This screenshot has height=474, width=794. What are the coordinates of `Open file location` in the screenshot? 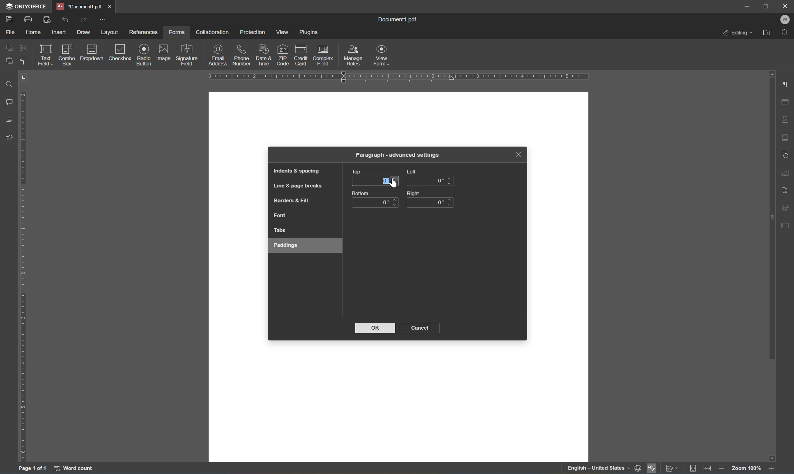 It's located at (768, 33).